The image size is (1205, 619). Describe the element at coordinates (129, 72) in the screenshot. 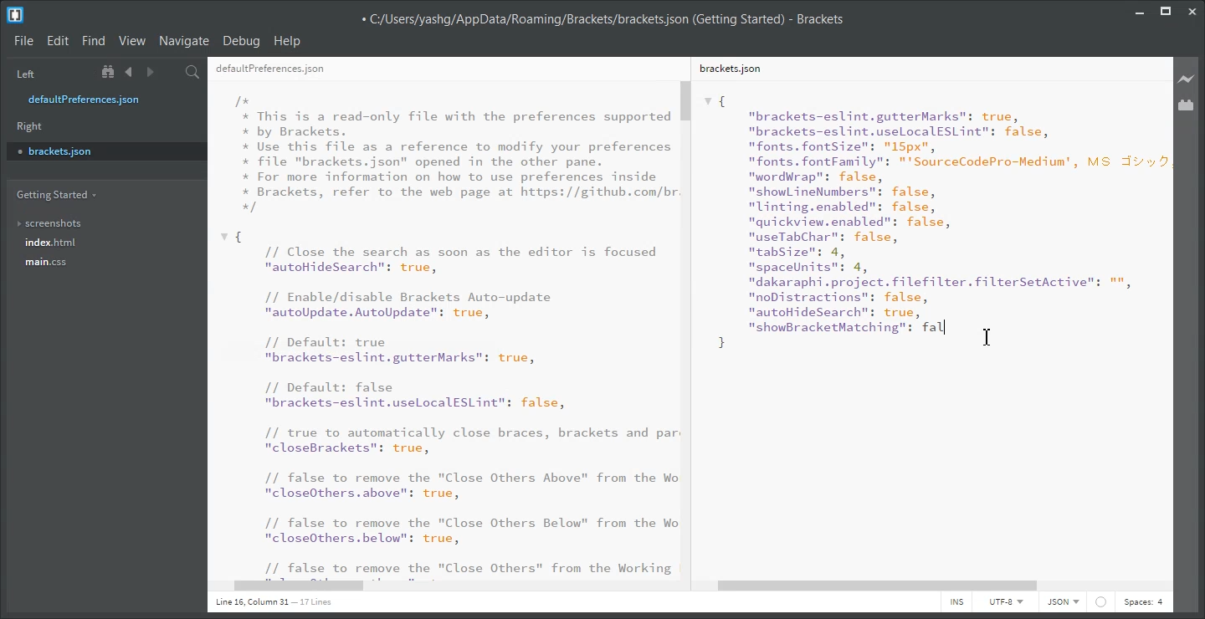

I see `Navigate Backward` at that location.